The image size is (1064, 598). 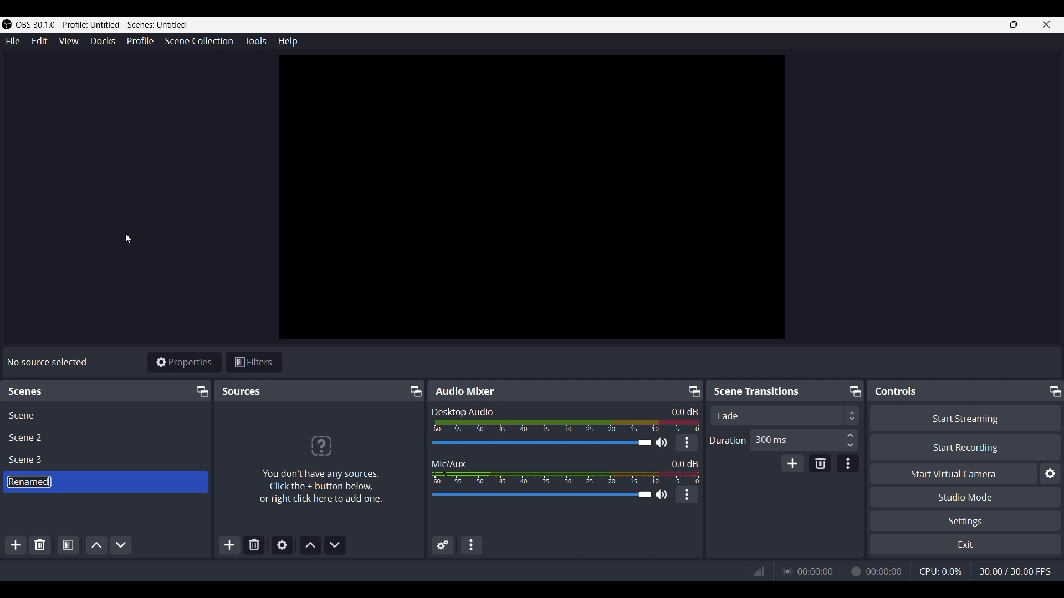 I want to click on Open source properties, so click(x=281, y=544).